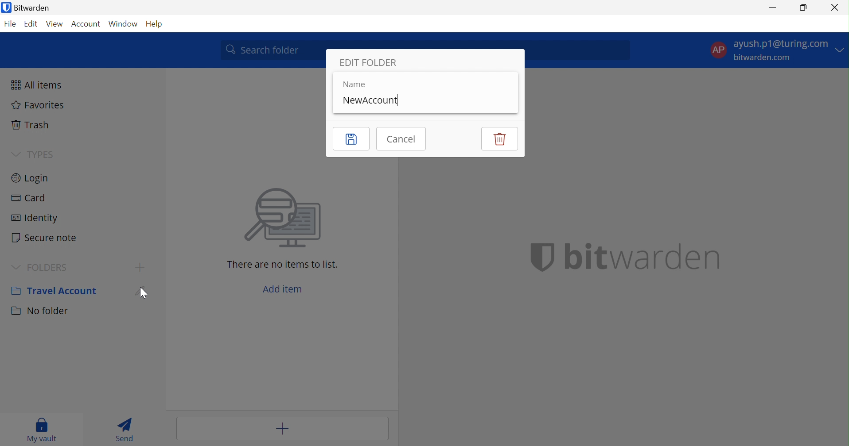 This screenshot has height=446, width=849. What do you see at coordinates (44, 431) in the screenshot?
I see `My Vault` at bounding box center [44, 431].